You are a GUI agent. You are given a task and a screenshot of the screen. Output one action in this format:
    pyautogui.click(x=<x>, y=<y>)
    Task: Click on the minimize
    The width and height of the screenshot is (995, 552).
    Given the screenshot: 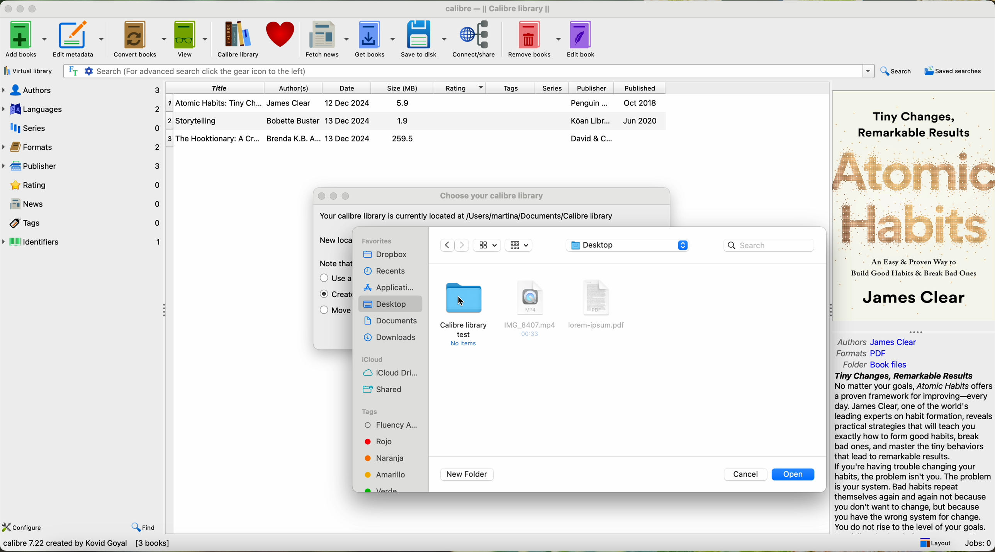 What is the action you would take?
    pyautogui.click(x=336, y=197)
    